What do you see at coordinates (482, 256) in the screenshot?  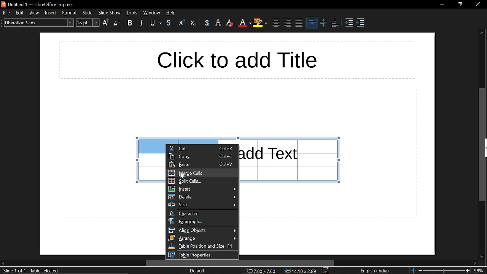 I see `move down` at bounding box center [482, 256].